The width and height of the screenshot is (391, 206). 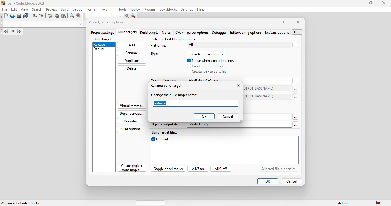 What do you see at coordinates (77, 9) in the screenshot?
I see `debug` at bounding box center [77, 9].